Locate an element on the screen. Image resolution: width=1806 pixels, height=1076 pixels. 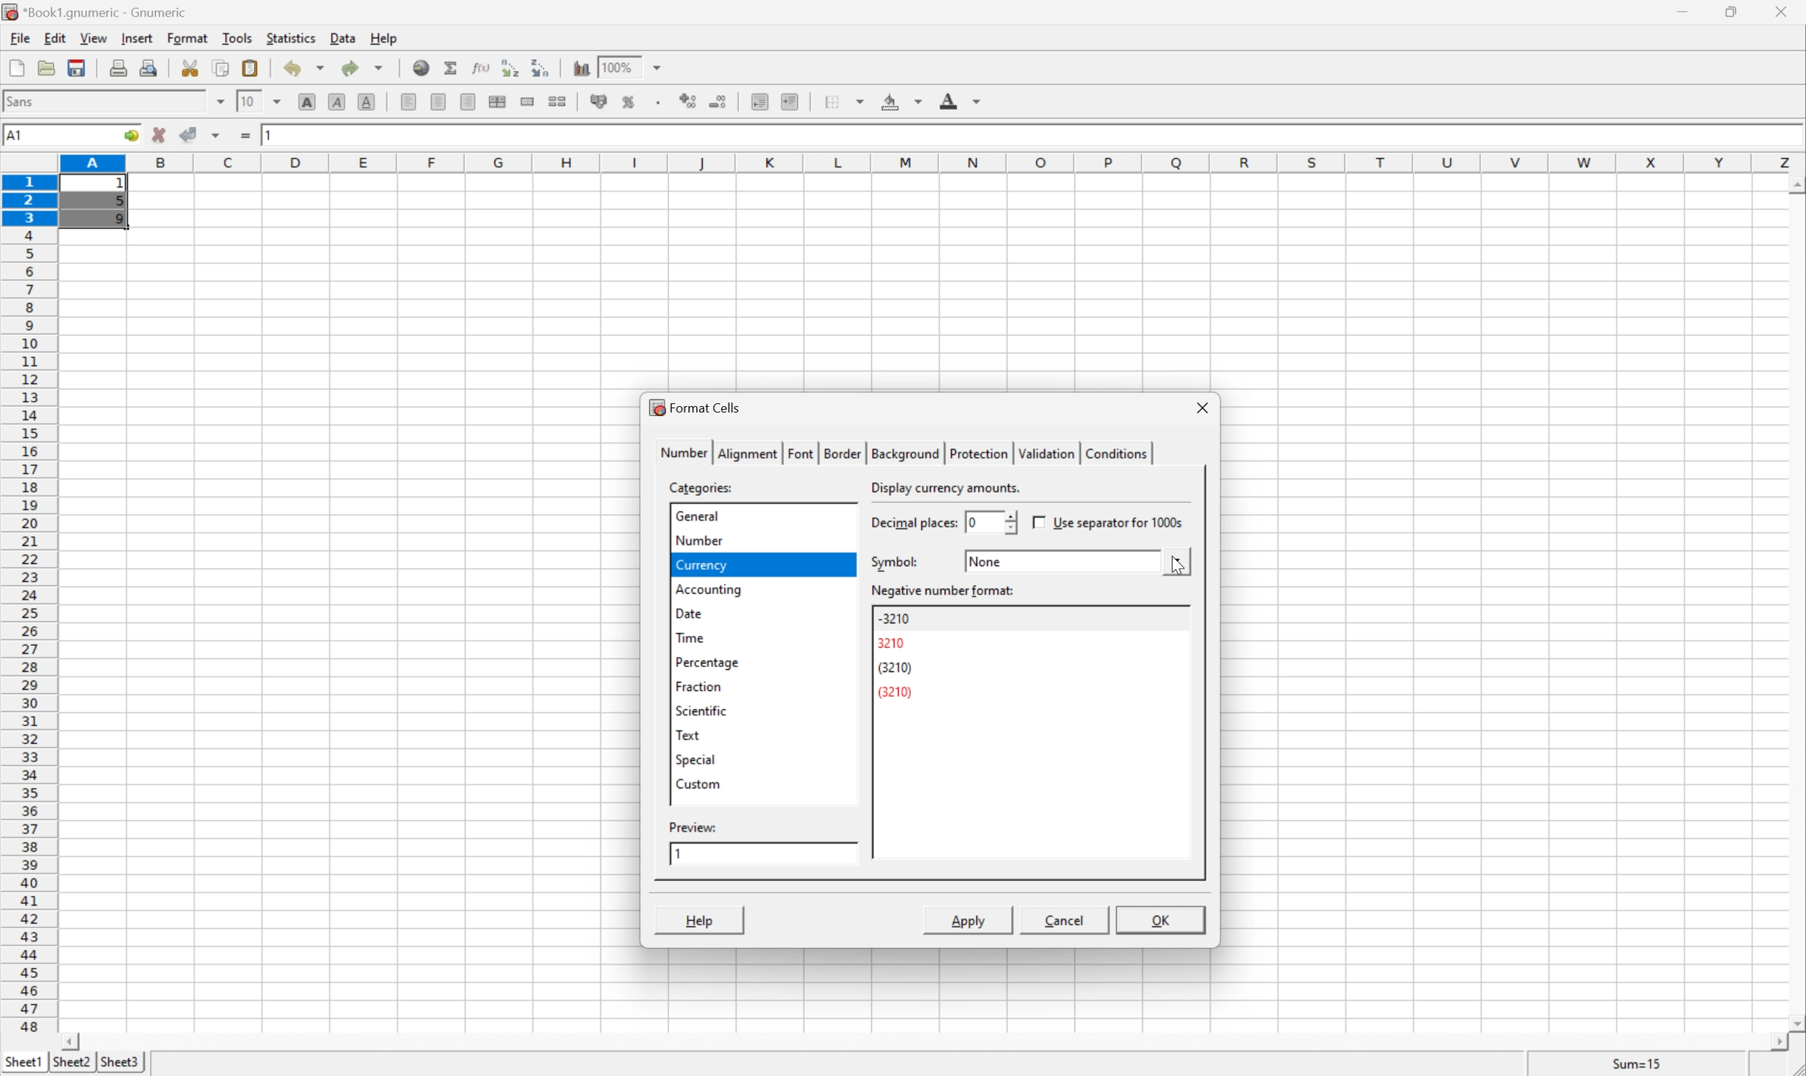
5 is located at coordinates (119, 203).